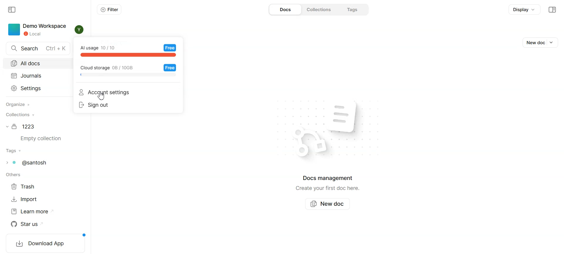 The image size is (564, 254). I want to click on Organize, so click(17, 105).